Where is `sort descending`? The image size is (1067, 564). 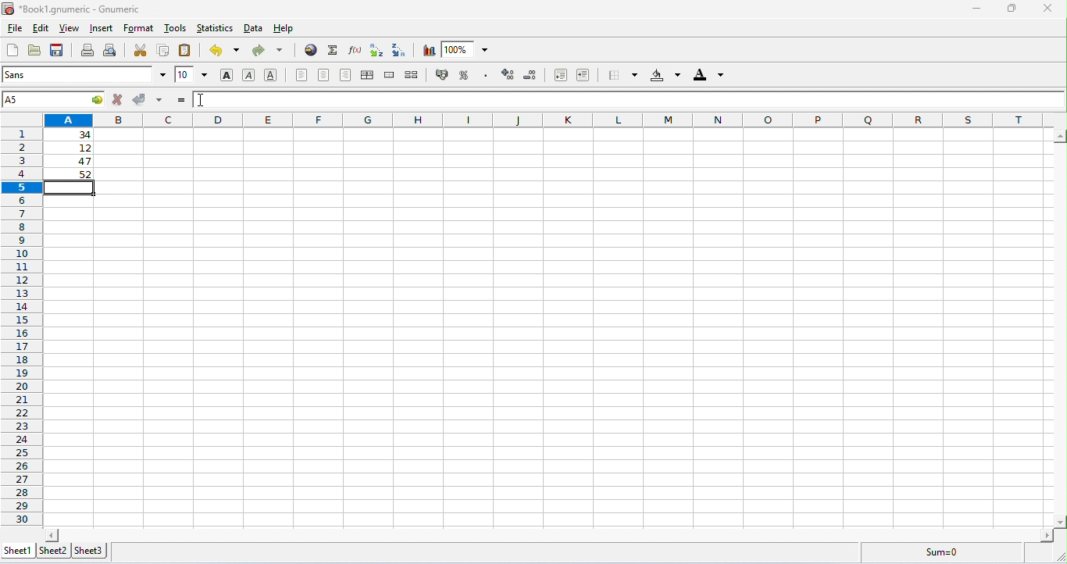
sort descending is located at coordinates (401, 50).